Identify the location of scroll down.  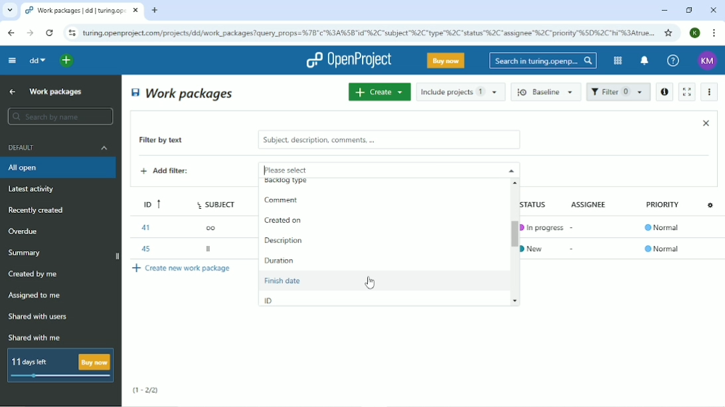
(518, 300).